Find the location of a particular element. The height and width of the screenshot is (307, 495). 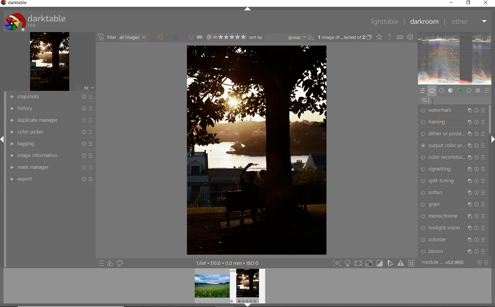

preview image is located at coordinates (230, 287).